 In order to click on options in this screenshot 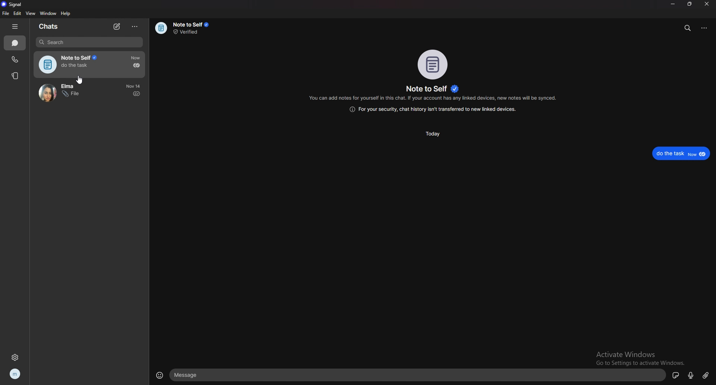, I will do `click(705, 28)`.